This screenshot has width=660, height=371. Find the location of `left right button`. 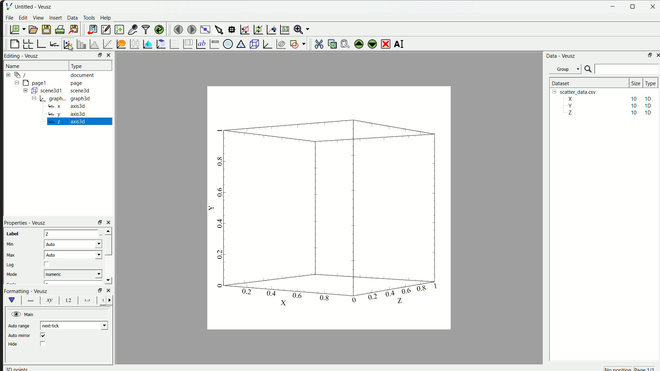

left right button is located at coordinates (106, 300).